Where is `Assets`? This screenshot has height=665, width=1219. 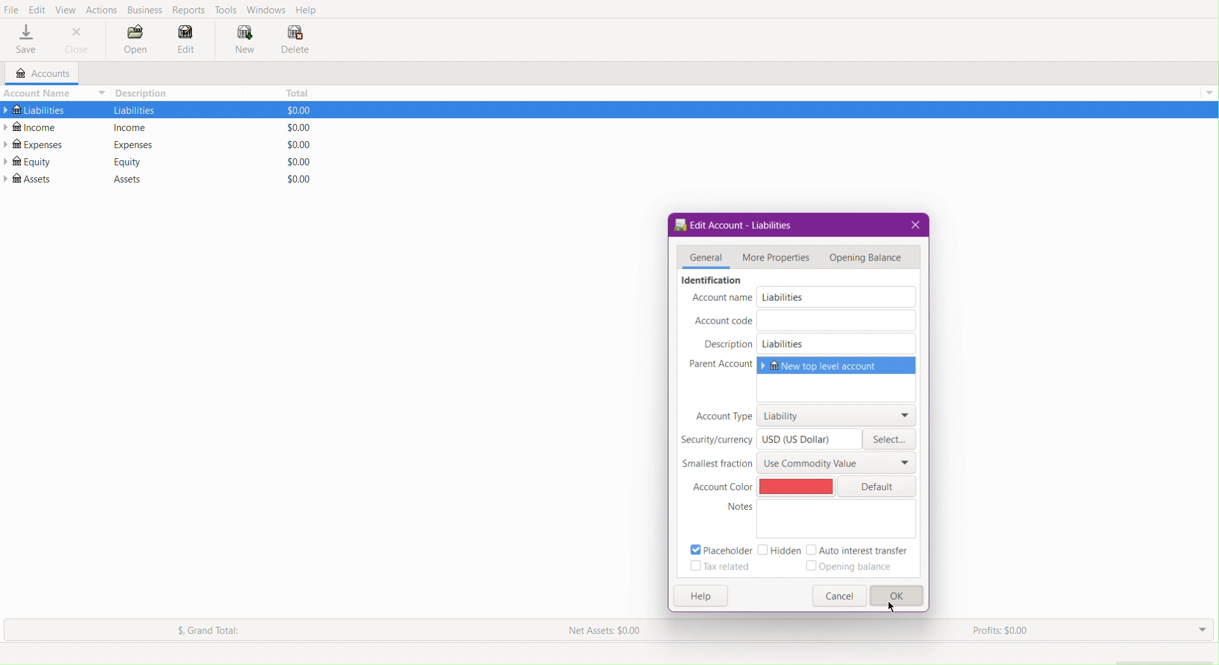
Assets is located at coordinates (29, 179).